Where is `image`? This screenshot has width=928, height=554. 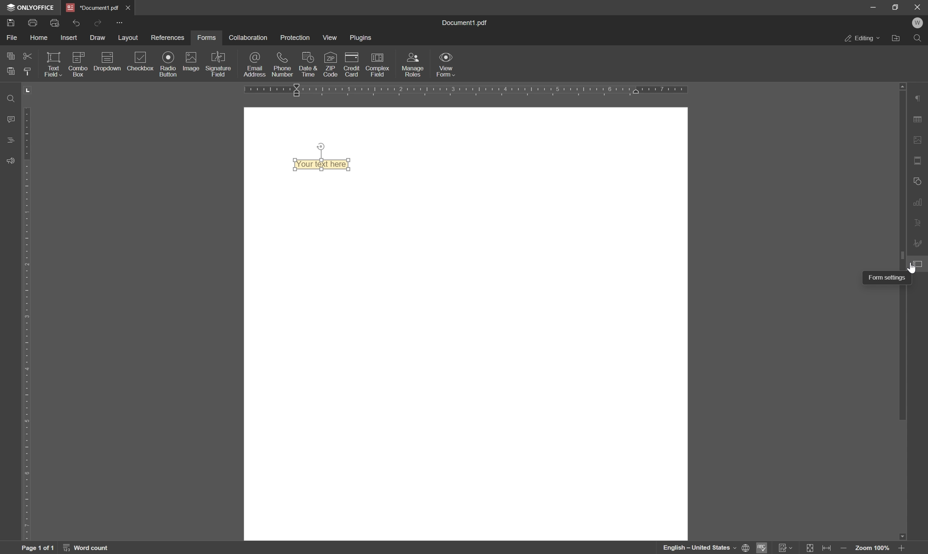 image is located at coordinates (190, 62).